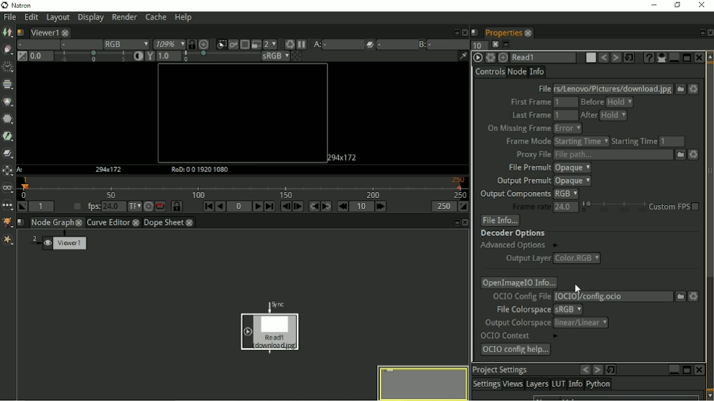 The width and height of the screenshot is (714, 401). I want to click on Enables the region of interest that limit the portion of the viewer, so click(242, 44).